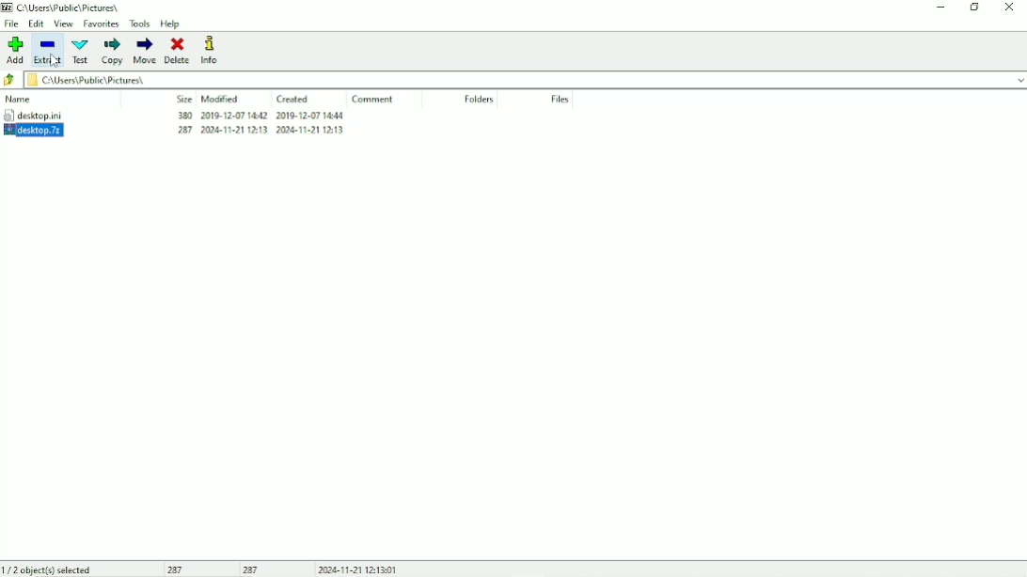 The width and height of the screenshot is (1027, 577). I want to click on § CAUsers\Fublic\ Pictures|, so click(515, 80).